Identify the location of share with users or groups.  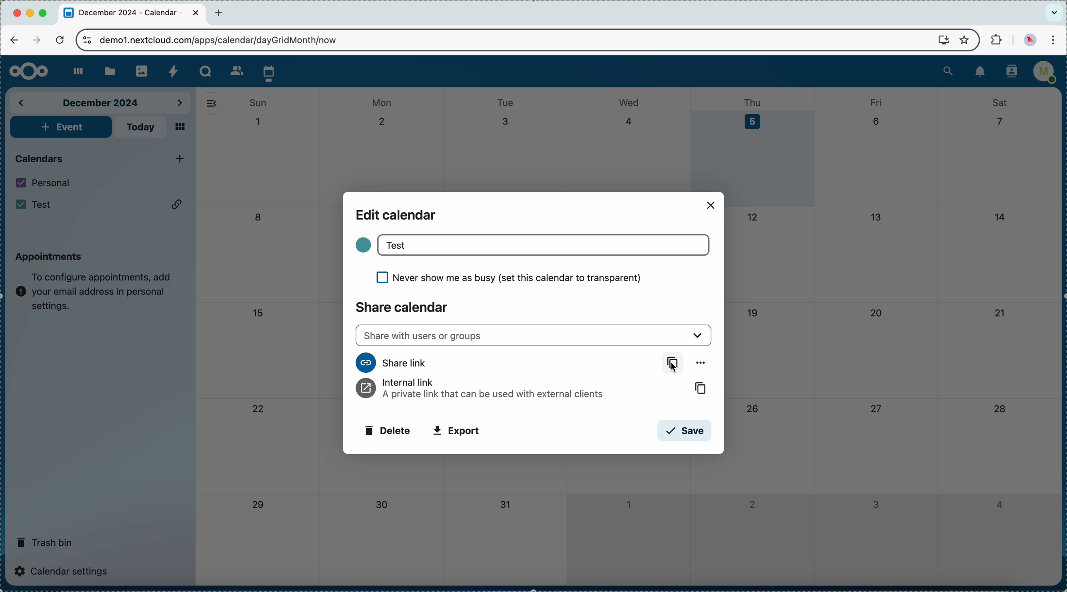
(535, 336).